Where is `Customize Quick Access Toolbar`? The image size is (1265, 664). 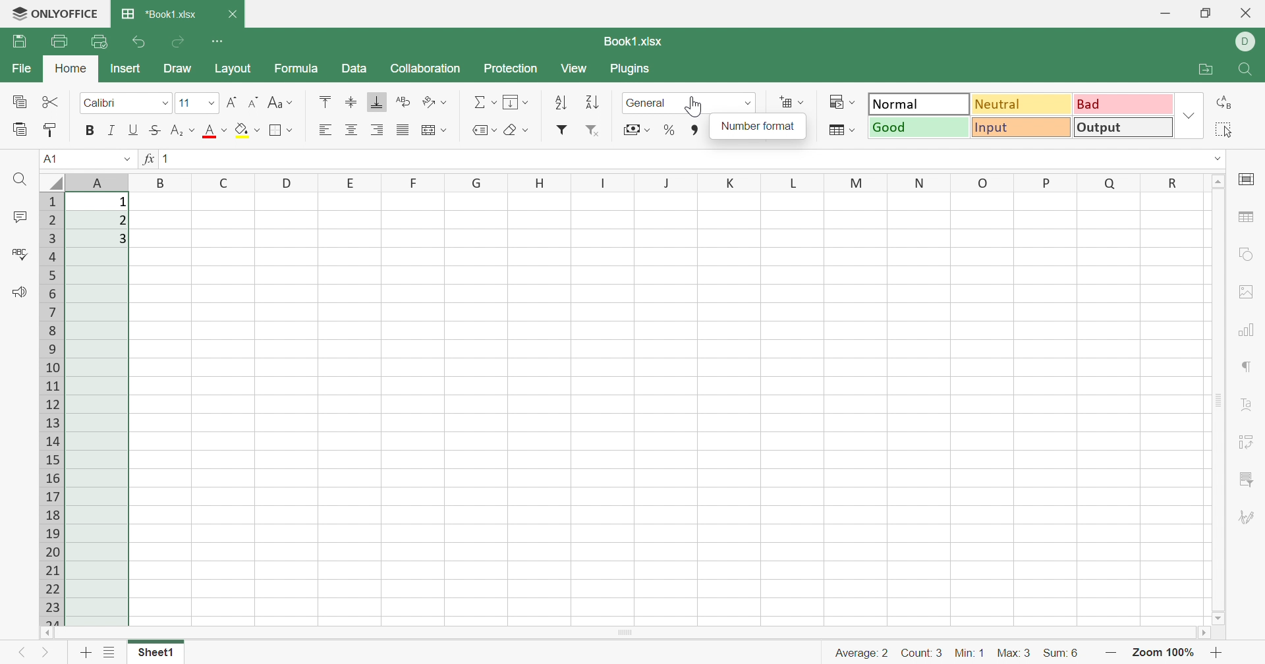
Customize Quick Access Toolbar is located at coordinates (218, 40).